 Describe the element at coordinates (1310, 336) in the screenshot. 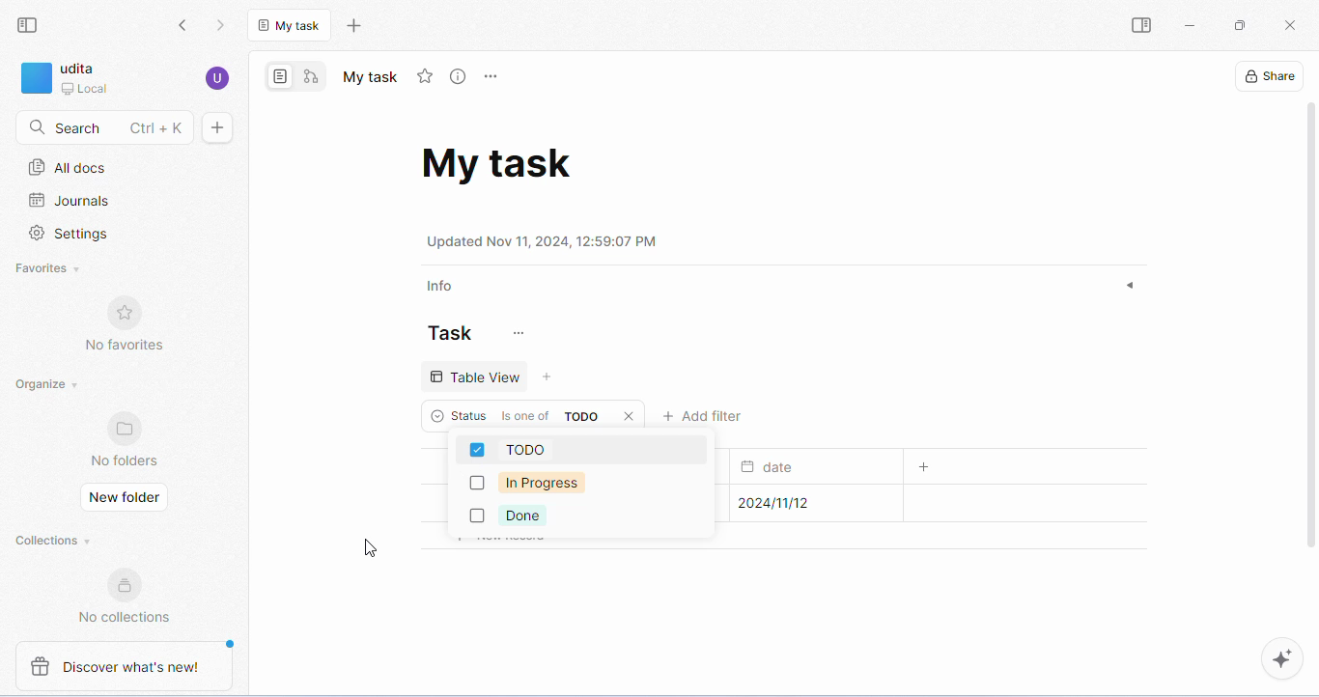

I see `vertical scroll bar` at that location.